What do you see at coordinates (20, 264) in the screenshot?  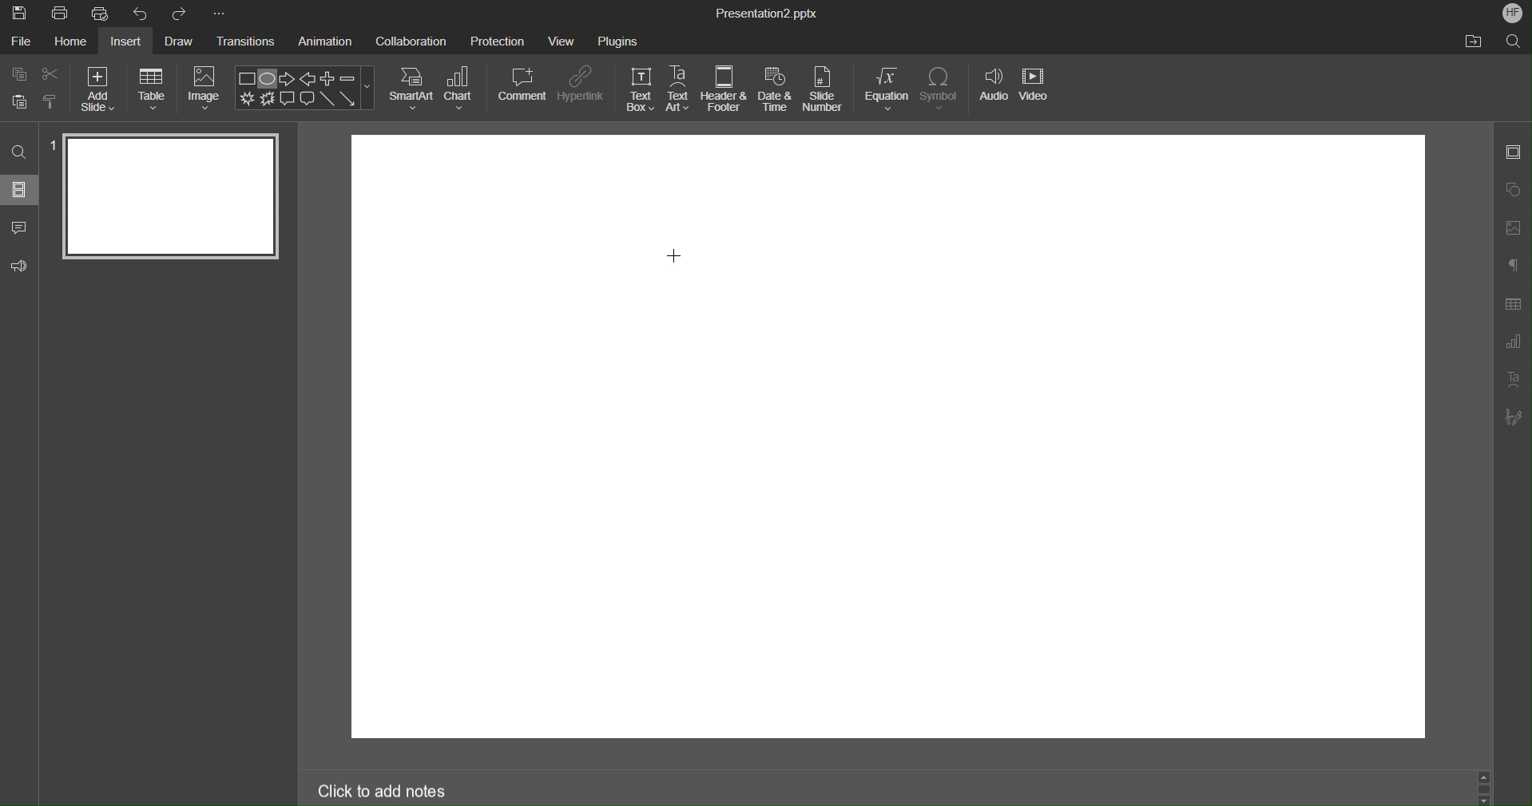 I see `Feedback & Support` at bounding box center [20, 264].